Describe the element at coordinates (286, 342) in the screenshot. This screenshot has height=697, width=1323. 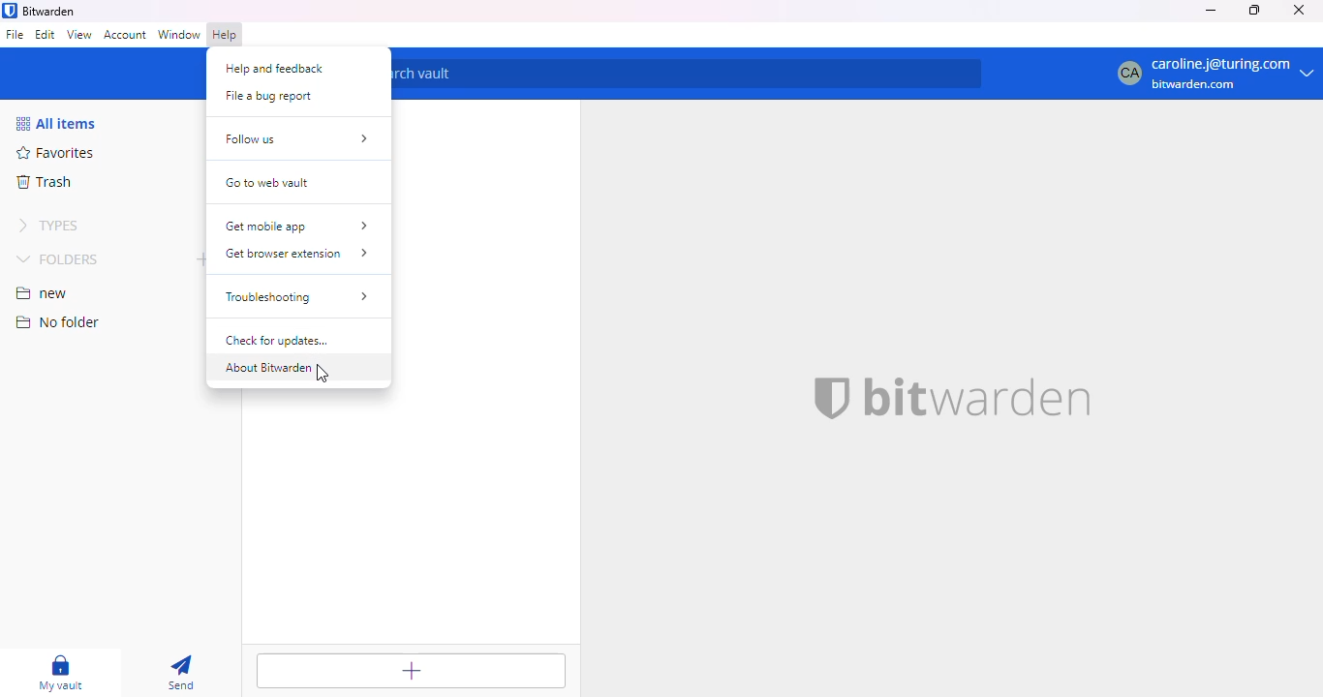
I see `Check for updates...` at that location.